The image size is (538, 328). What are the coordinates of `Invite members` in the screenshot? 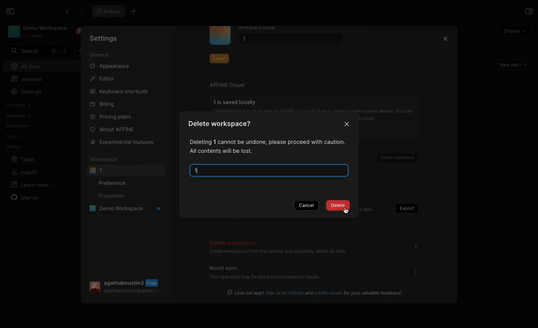 It's located at (395, 156).